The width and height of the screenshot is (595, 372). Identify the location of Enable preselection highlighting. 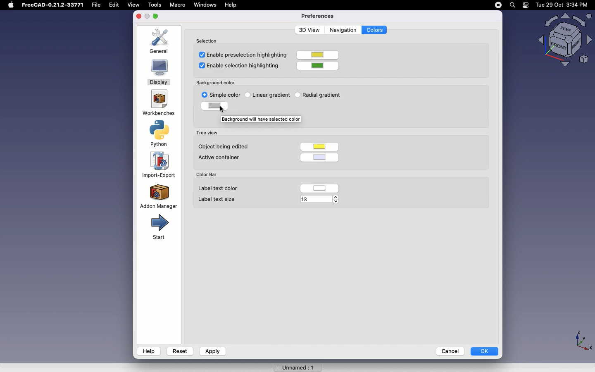
(241, 54).